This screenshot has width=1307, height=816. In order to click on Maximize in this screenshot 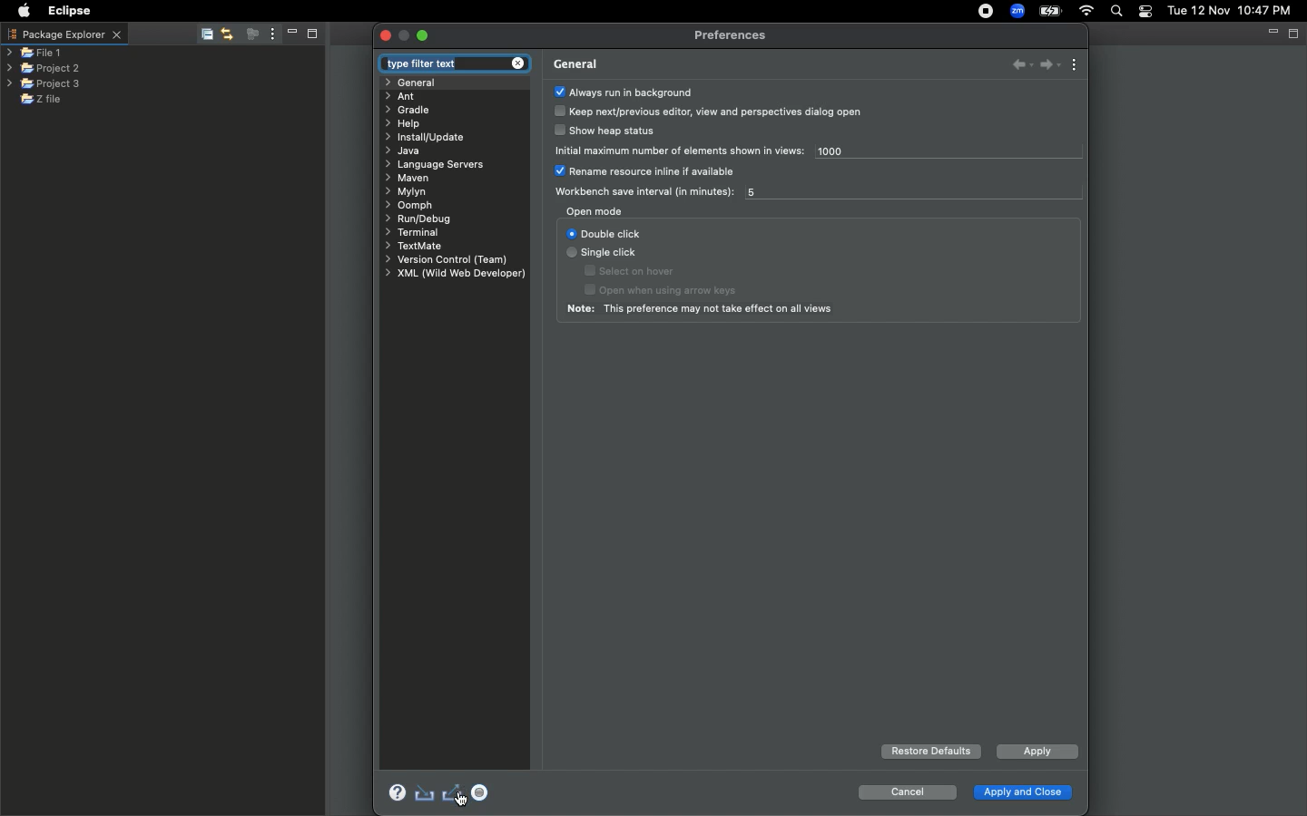, I will do `click(1295, 34)`.